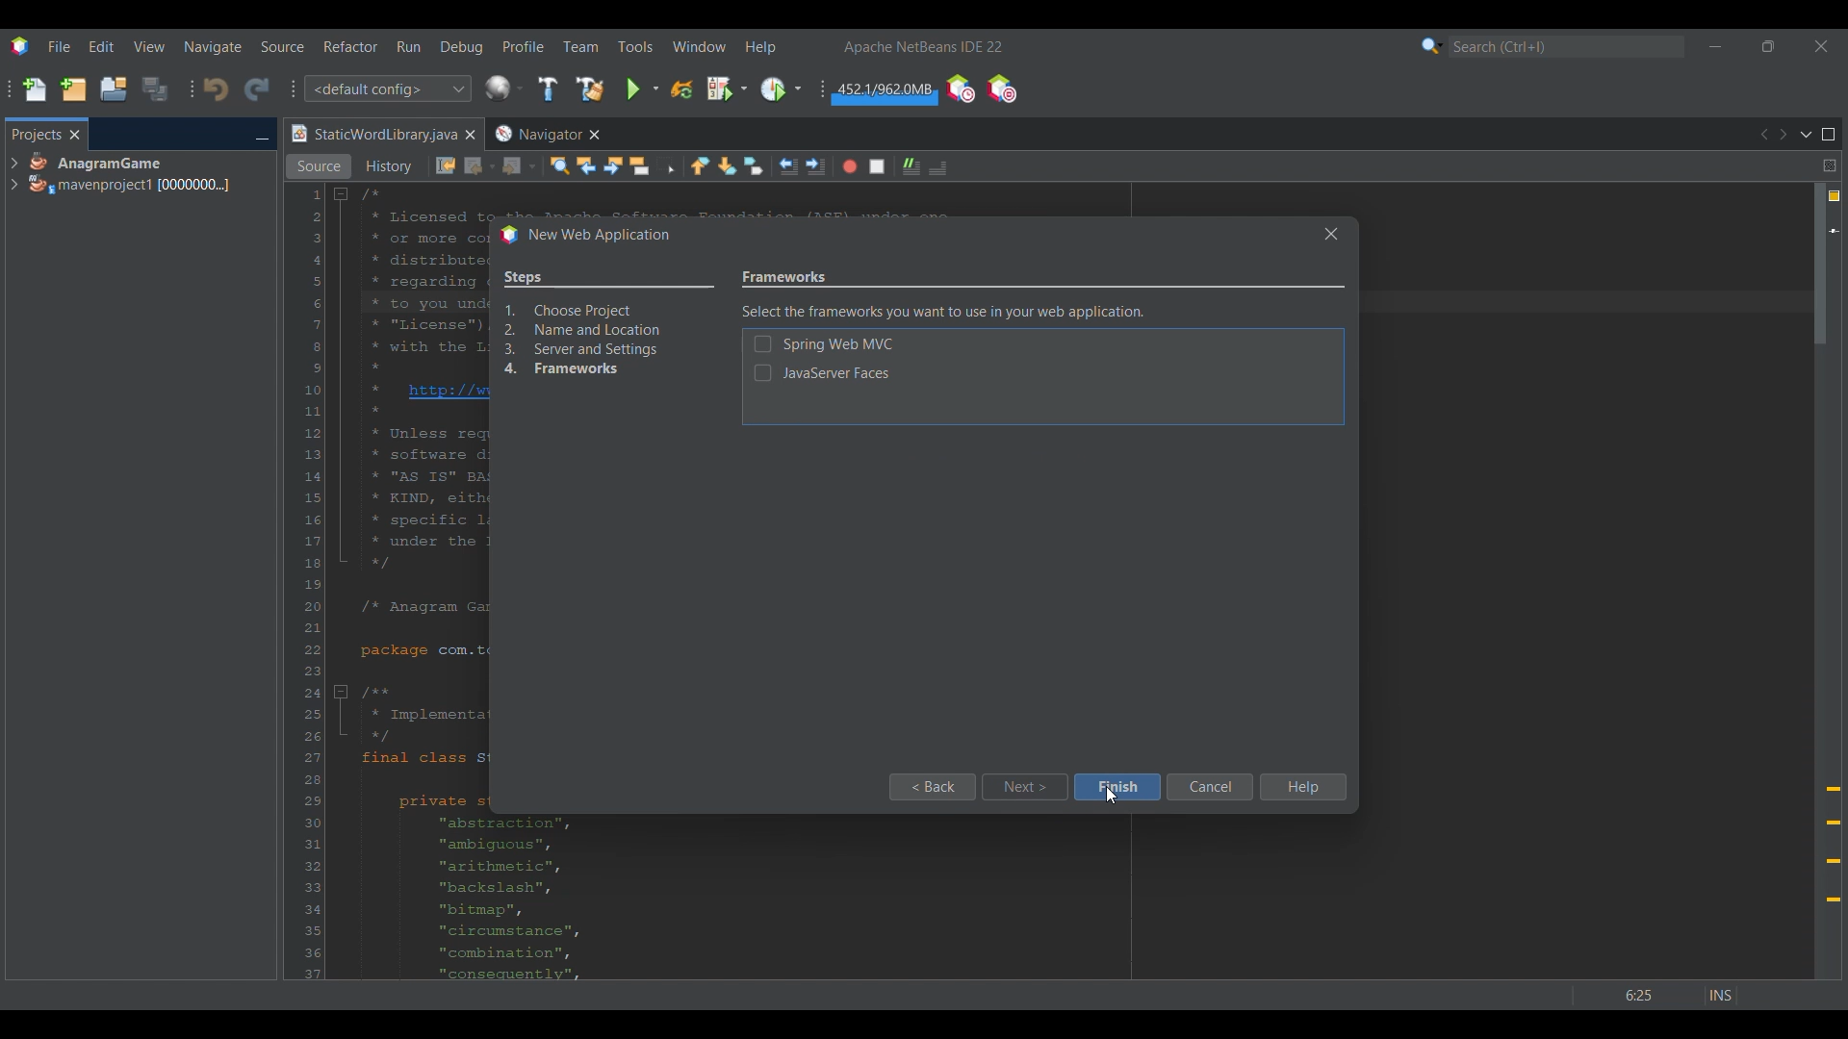 Image resolution: width=1848 pixels, height=1039 pixels. I want to click on , so click(1109, 795).